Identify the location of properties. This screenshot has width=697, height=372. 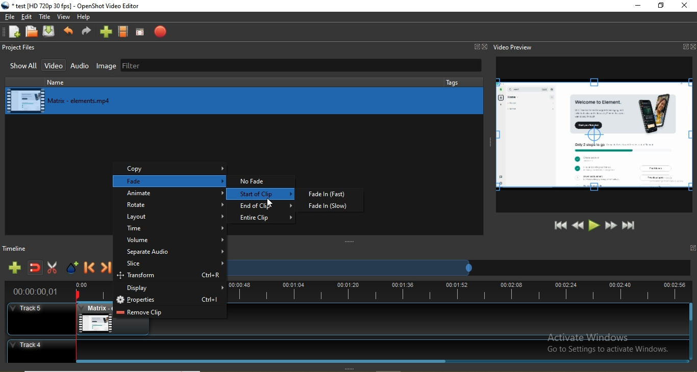
(168, 301).